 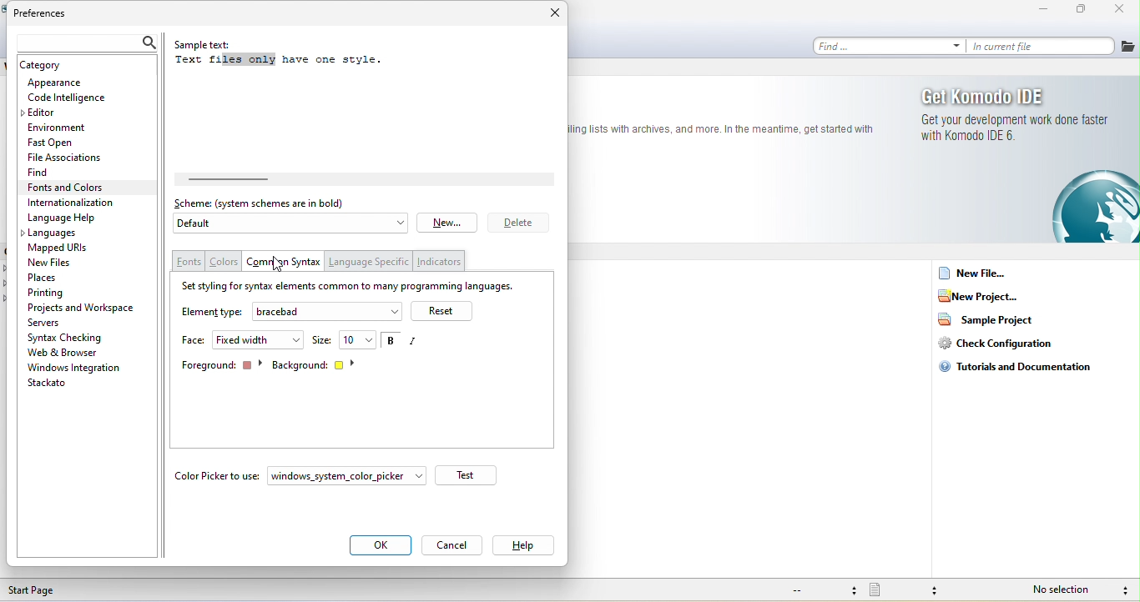 What do you see at coordinates (224, 263) in the screenshot?
I see `colors` at bounding box center [224, 263].